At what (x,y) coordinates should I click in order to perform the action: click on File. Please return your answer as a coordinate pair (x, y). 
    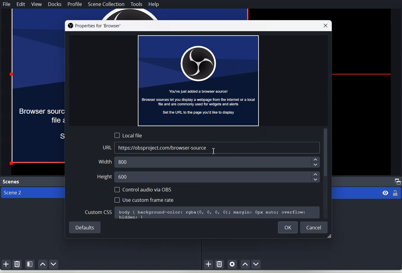
    Looking at the image, I should click on (7, 4).